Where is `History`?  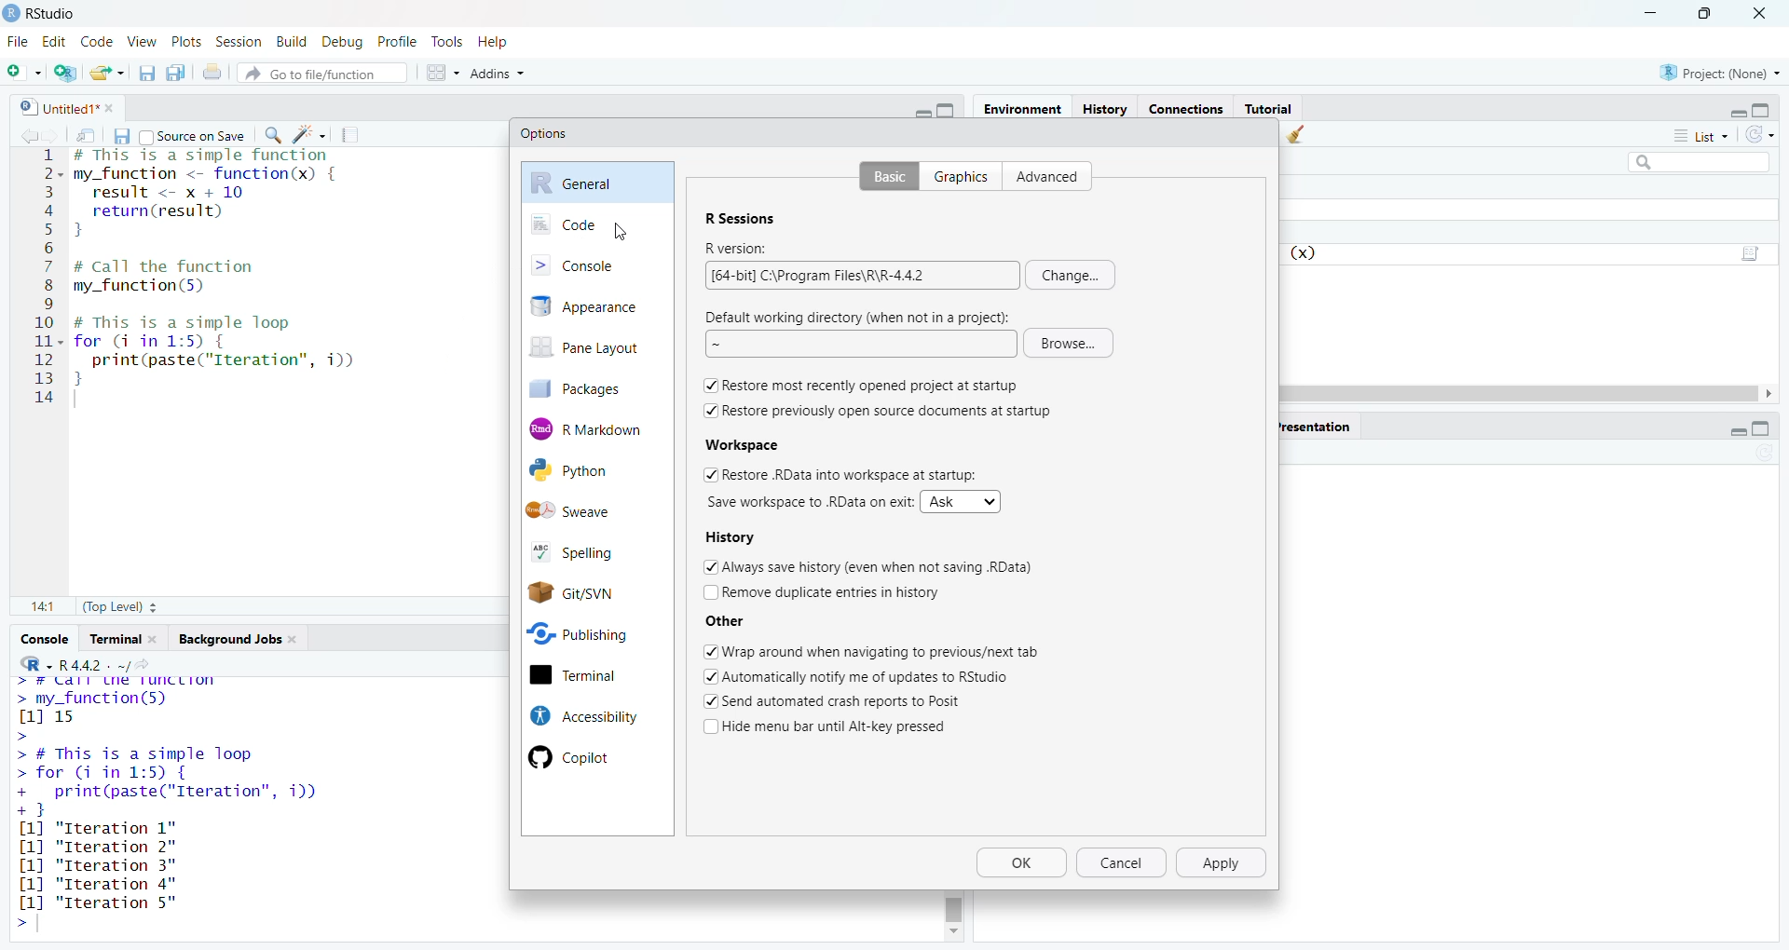 History is located at coordinates (735, 538).